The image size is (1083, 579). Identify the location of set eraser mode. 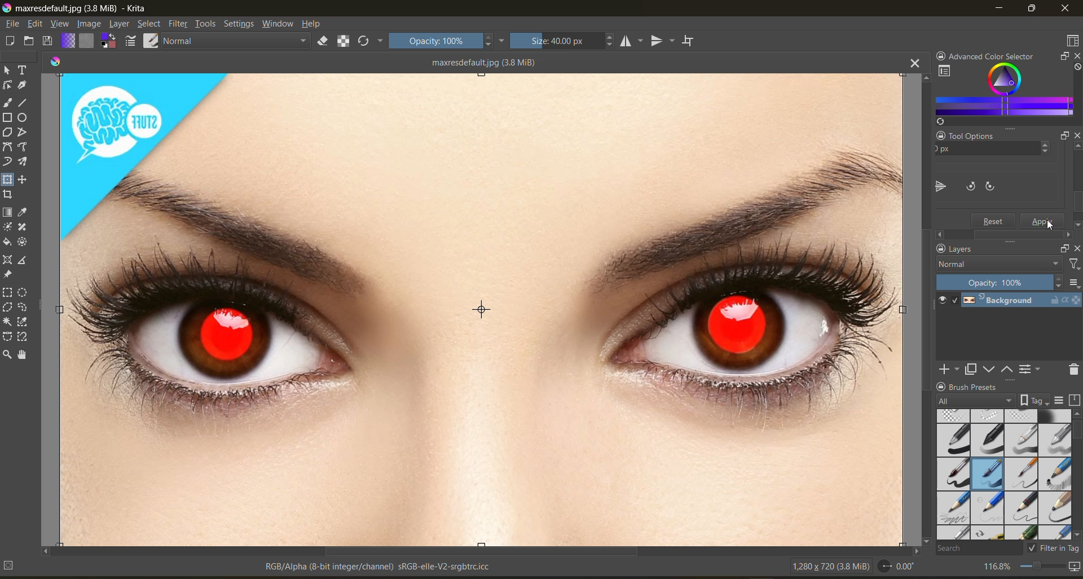
(328, 42).